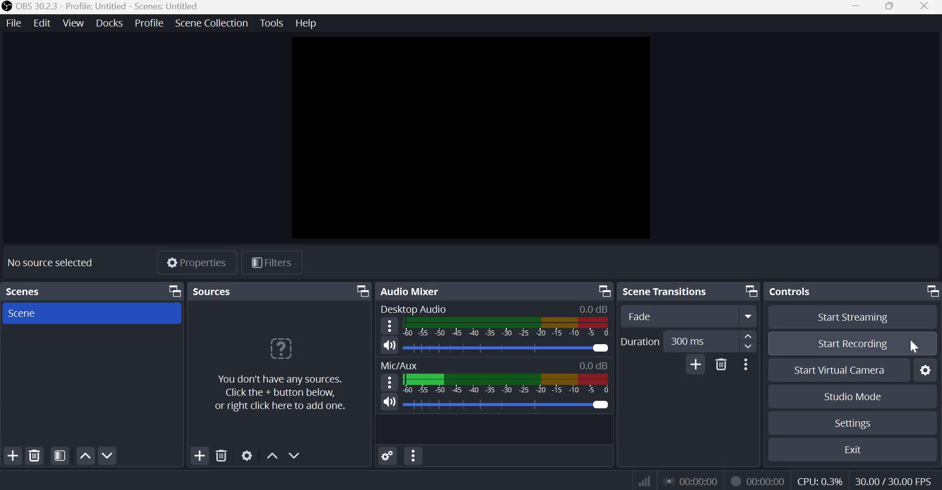 Image resolution: width=942 pixels, height=490 pixels. I want to click on Increase, so click(750, 335).